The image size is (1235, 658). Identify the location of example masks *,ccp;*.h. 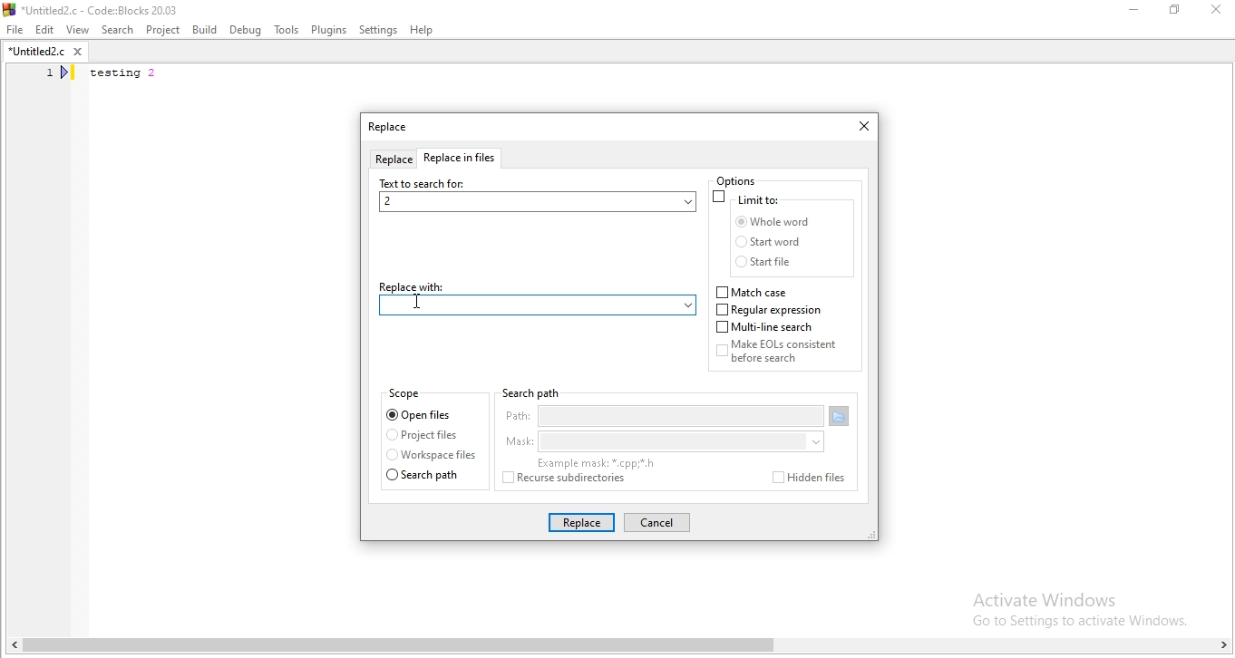
(595, 463).